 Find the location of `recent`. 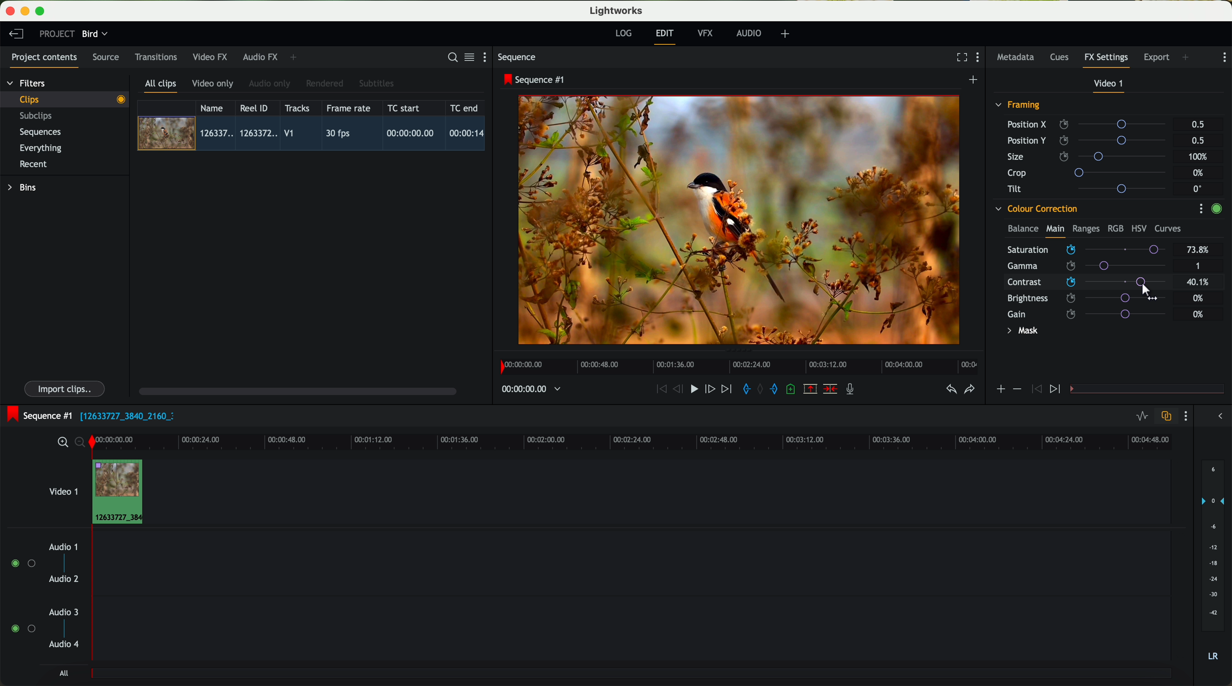

recent is located at coordinates (33, 165).